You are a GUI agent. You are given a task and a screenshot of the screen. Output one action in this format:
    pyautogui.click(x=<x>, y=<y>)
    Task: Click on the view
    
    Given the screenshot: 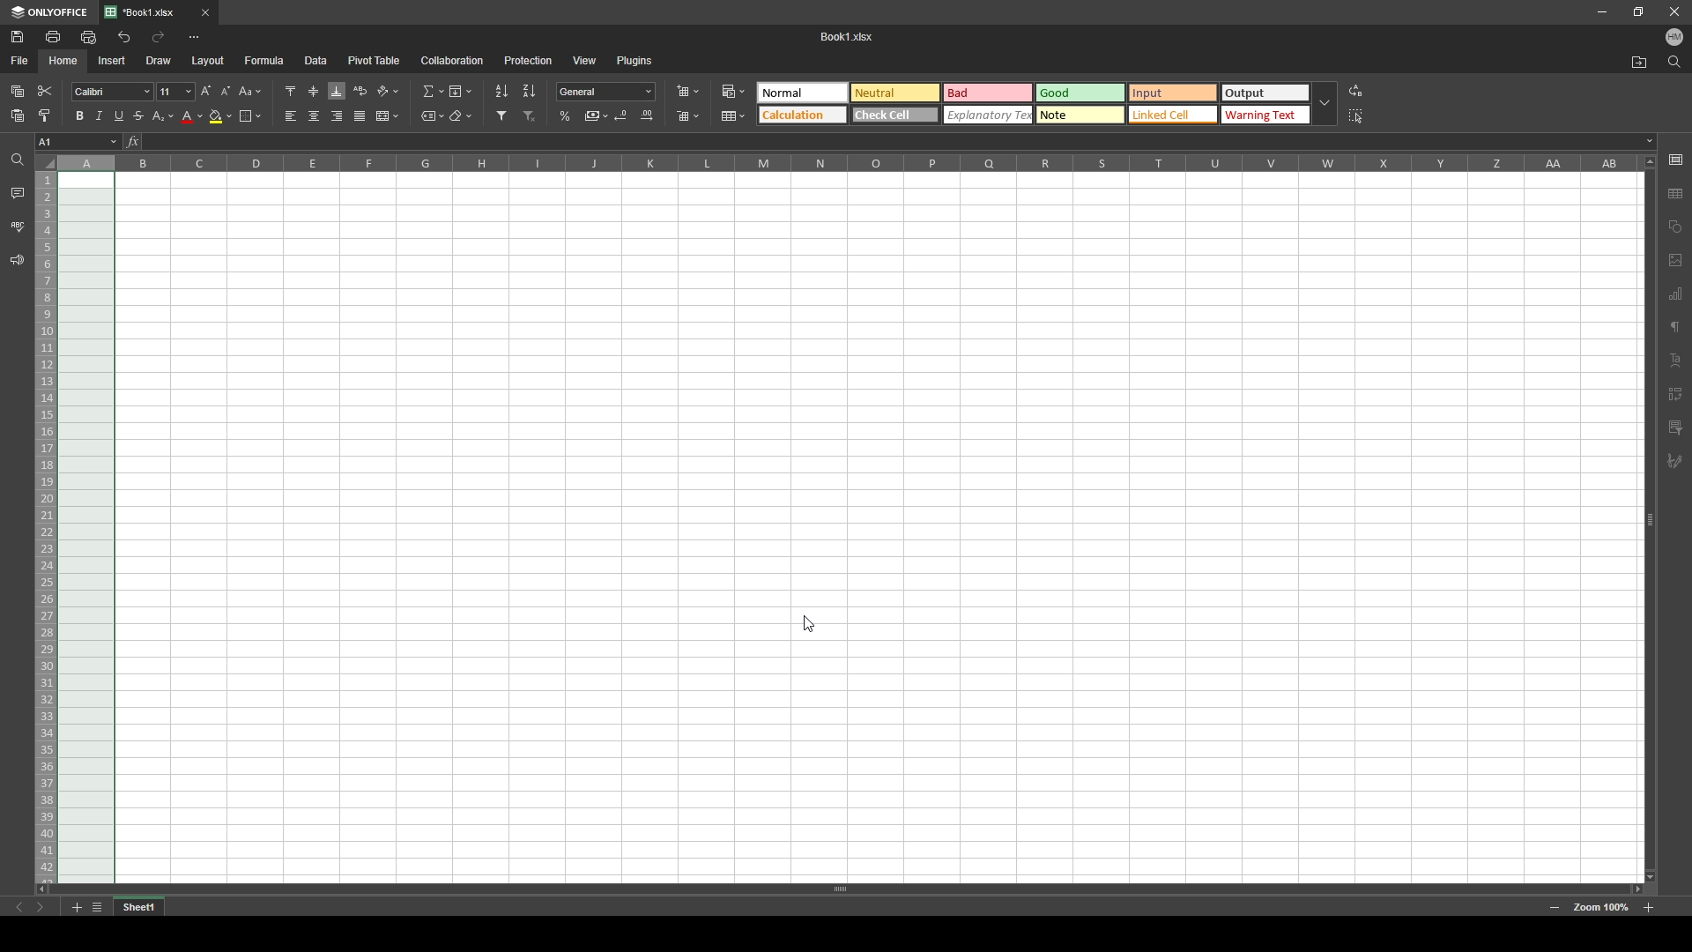 What is the action you would take?
    pyautogui.click(x=585, y=60)
    